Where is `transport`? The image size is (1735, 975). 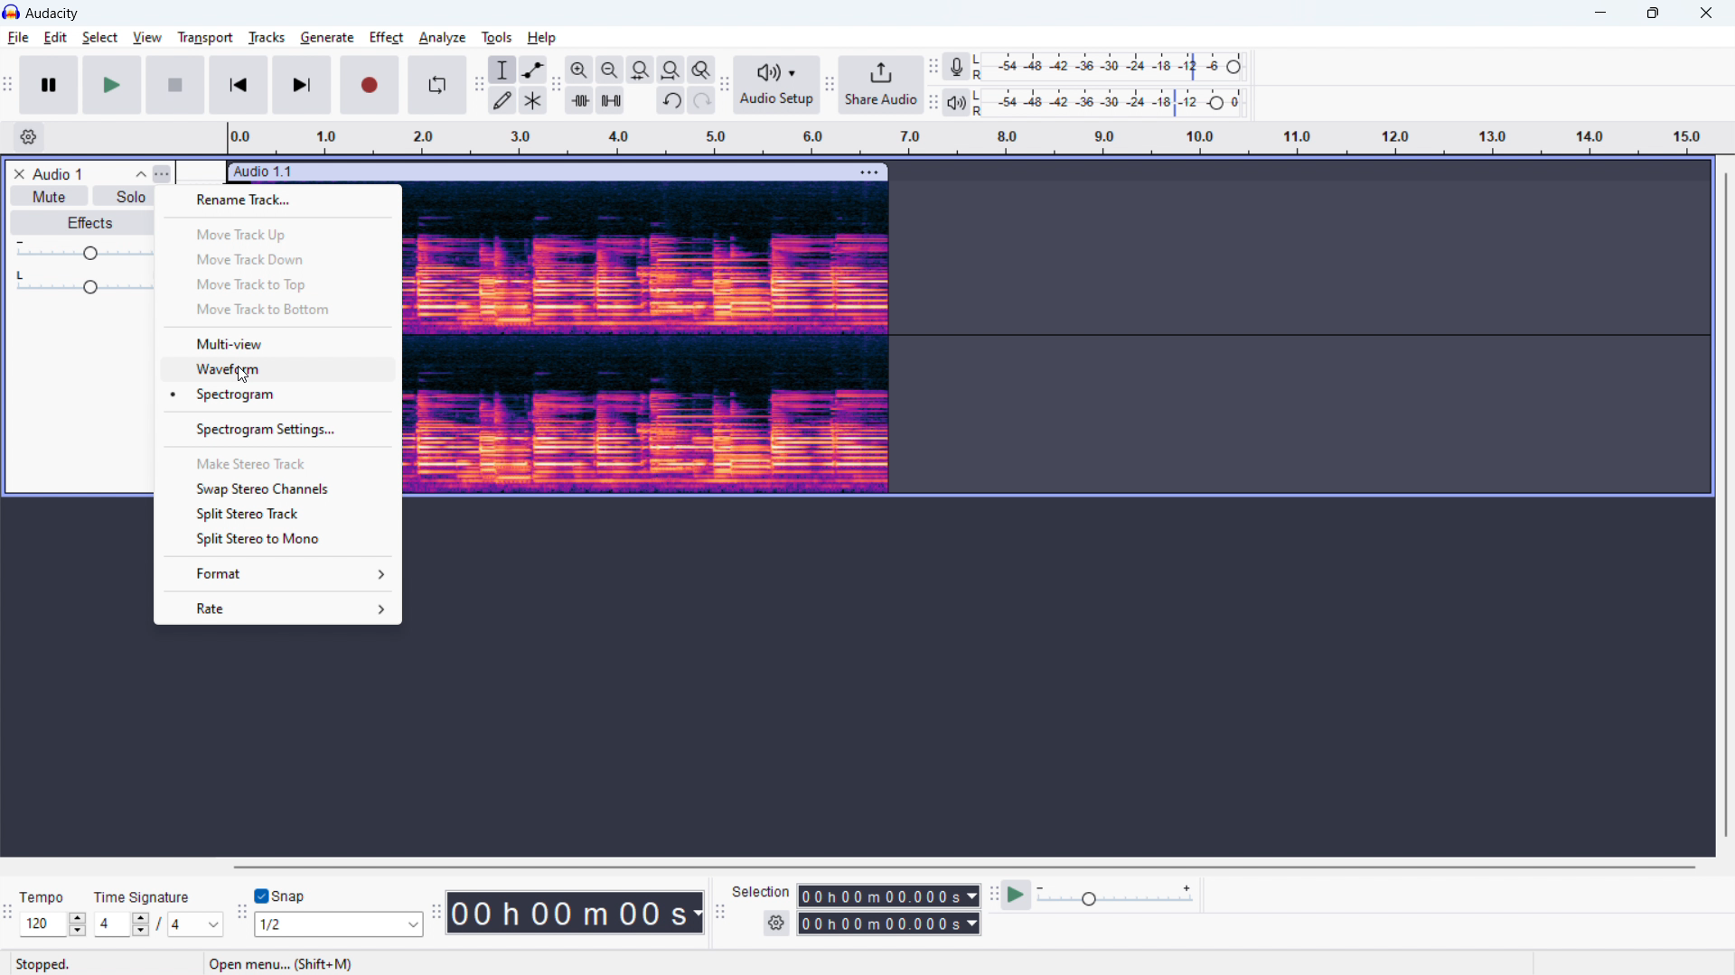
transport is located at coordinates (206, 37).